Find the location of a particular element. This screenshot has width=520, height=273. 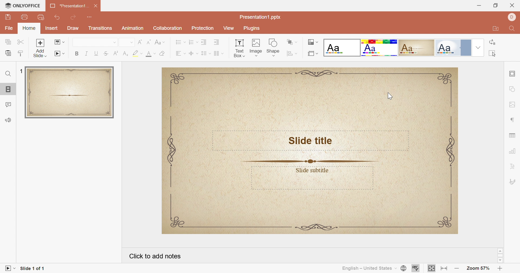

Image is located at coordinates (257, 47).